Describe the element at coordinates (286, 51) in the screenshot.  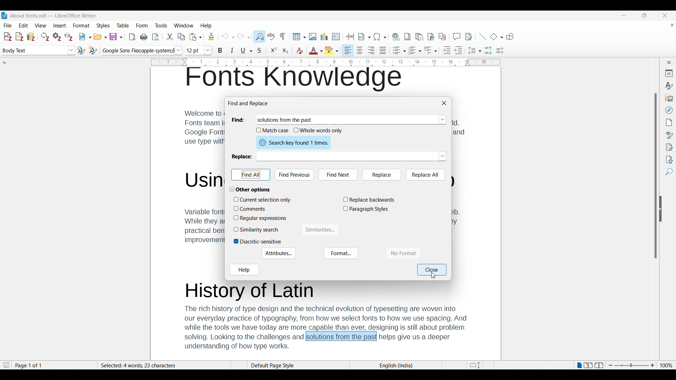
I see `Subscript` at that location.